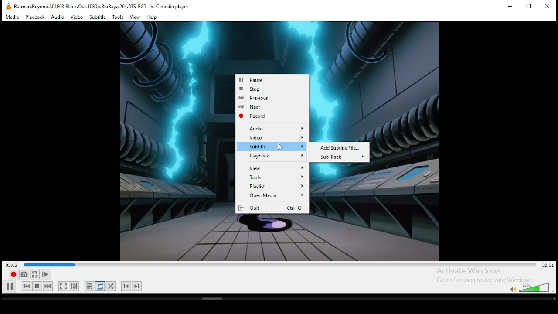  Describe the element at coordinates (10, 287) in the screenshot. I see `play/pause` at that location.